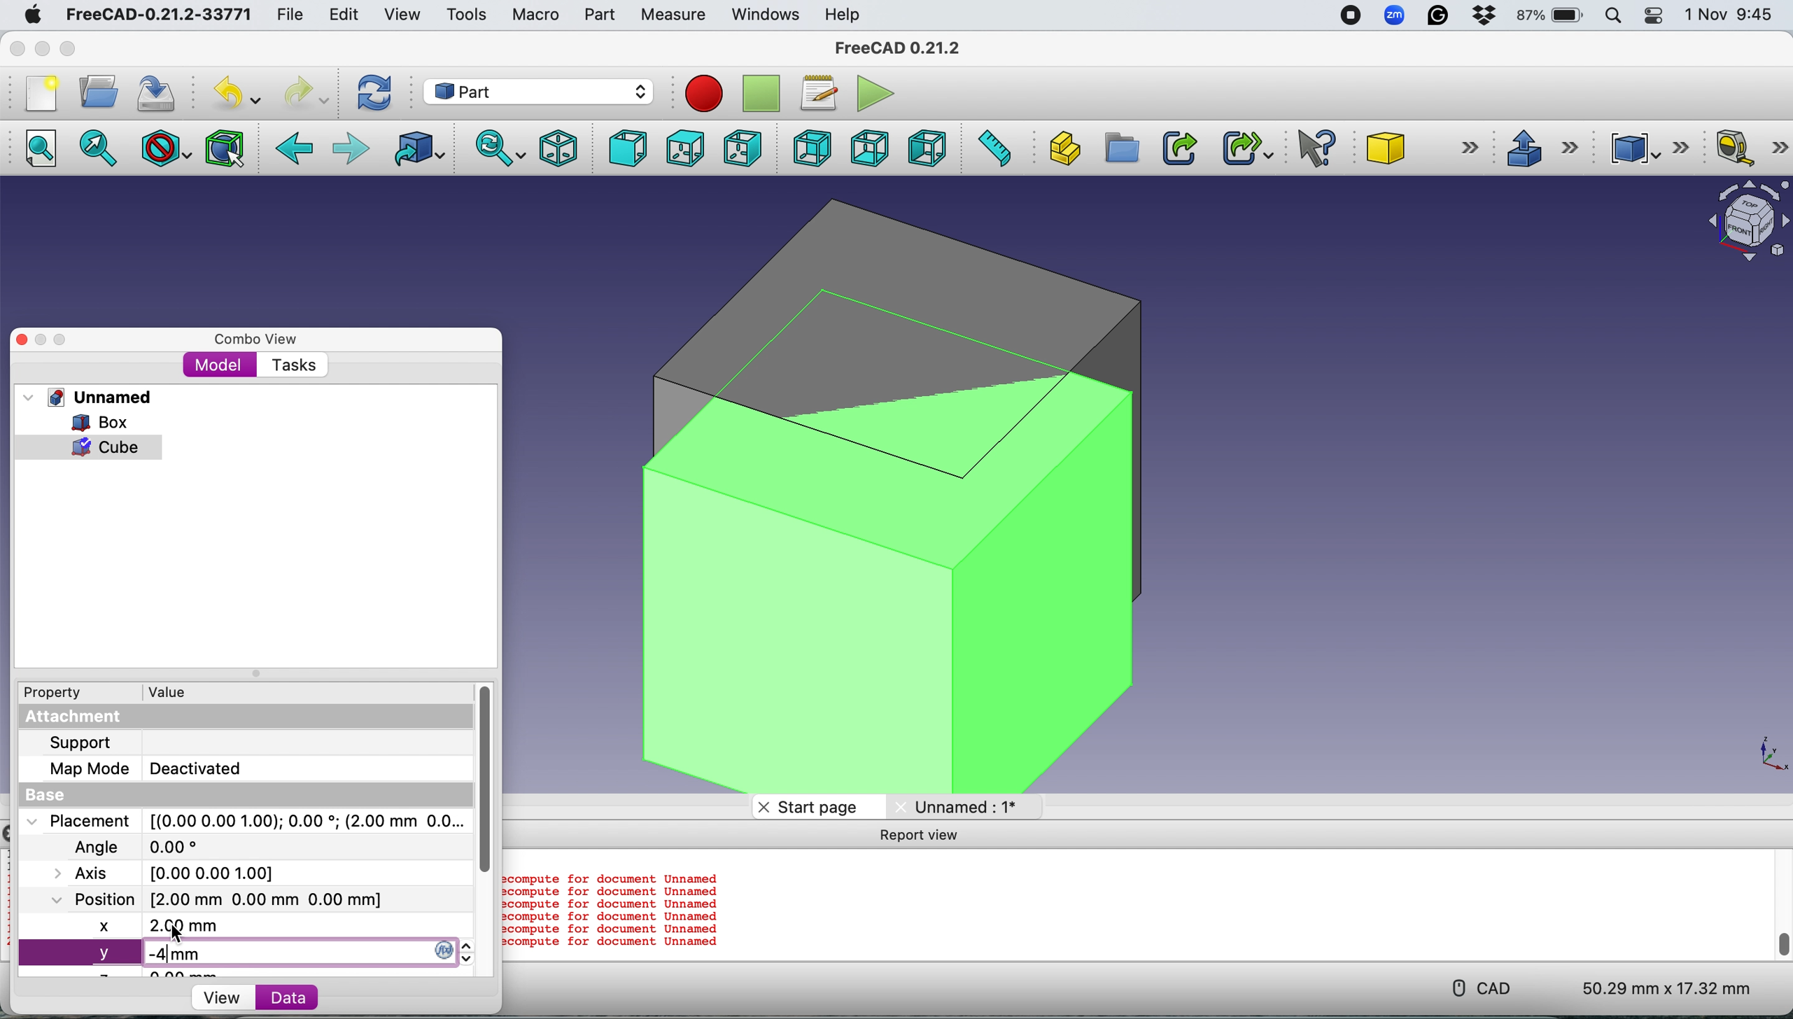  What do you see at coordinates (45, 692) in the screenshot?
I see `Property` at bounding box center [45, 692].